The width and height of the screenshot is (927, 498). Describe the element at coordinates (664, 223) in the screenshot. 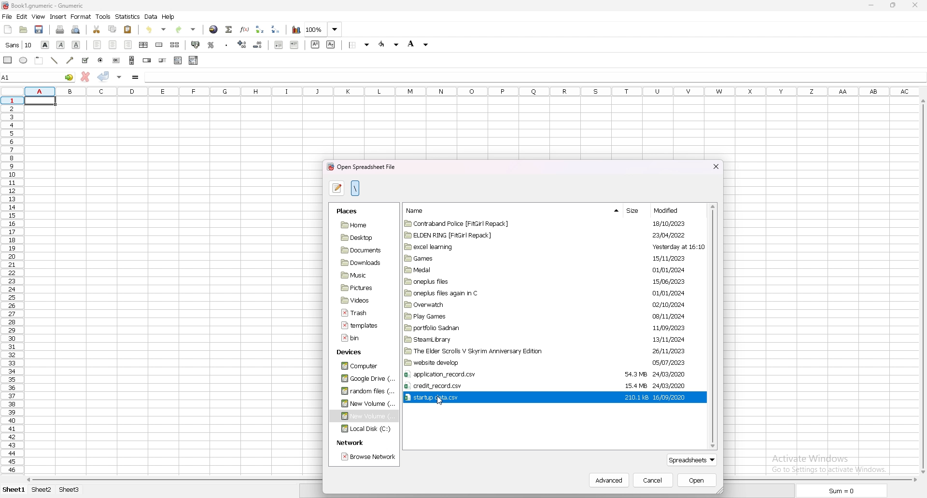

I see `18/10/2023` at that location.